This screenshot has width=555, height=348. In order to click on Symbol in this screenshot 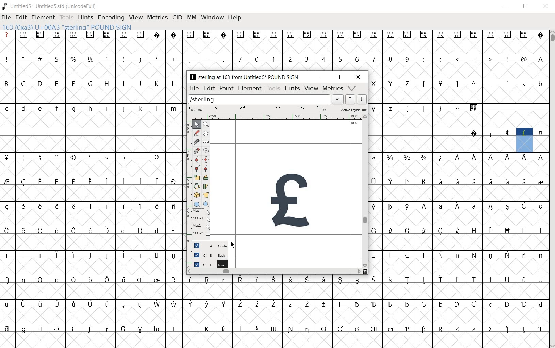, I will do `click(224, 280)`.